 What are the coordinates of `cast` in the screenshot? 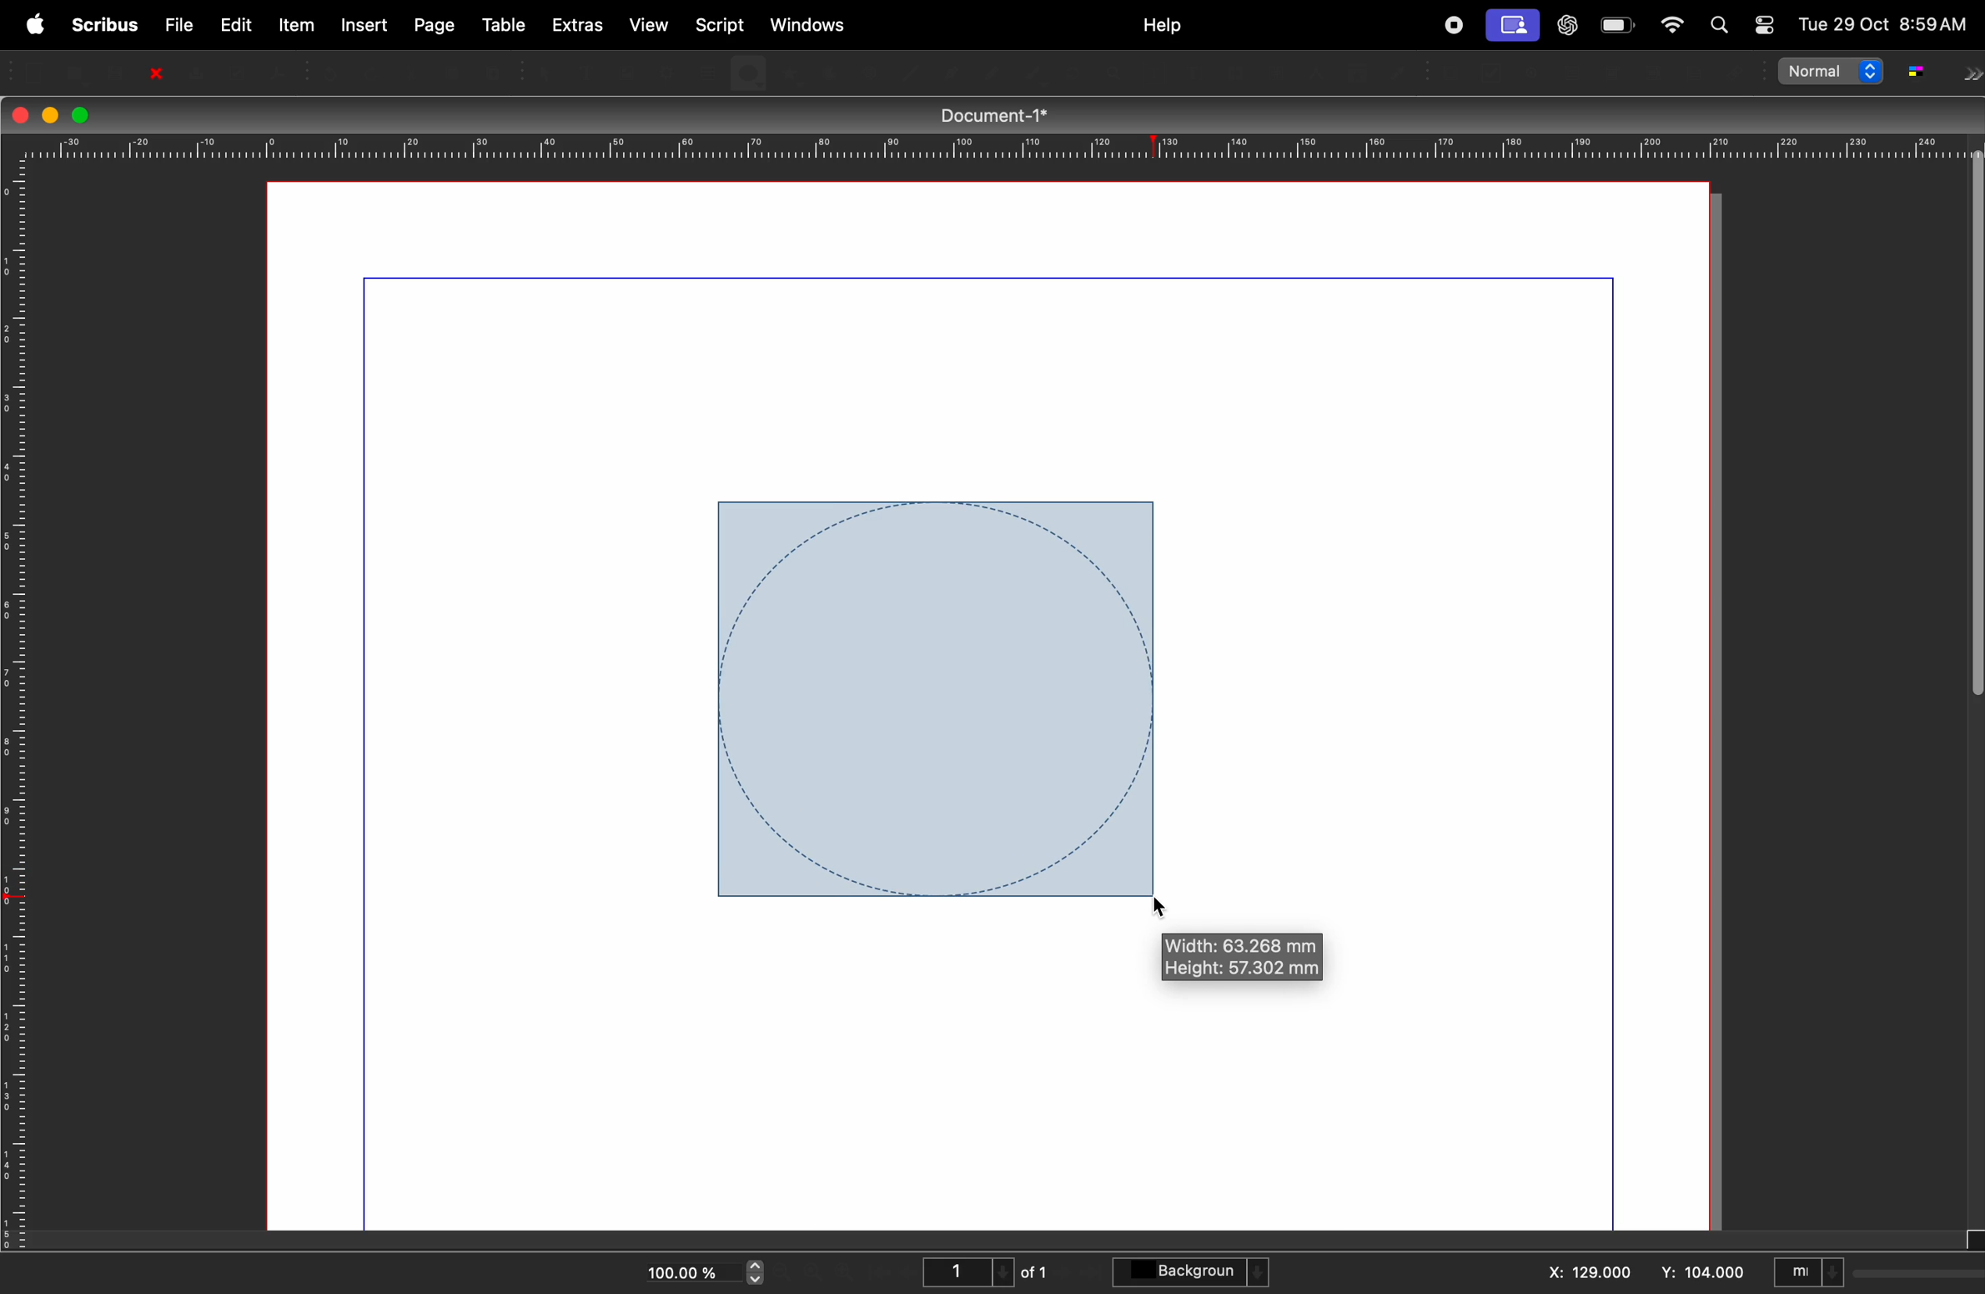 It's located at (1515, 26).